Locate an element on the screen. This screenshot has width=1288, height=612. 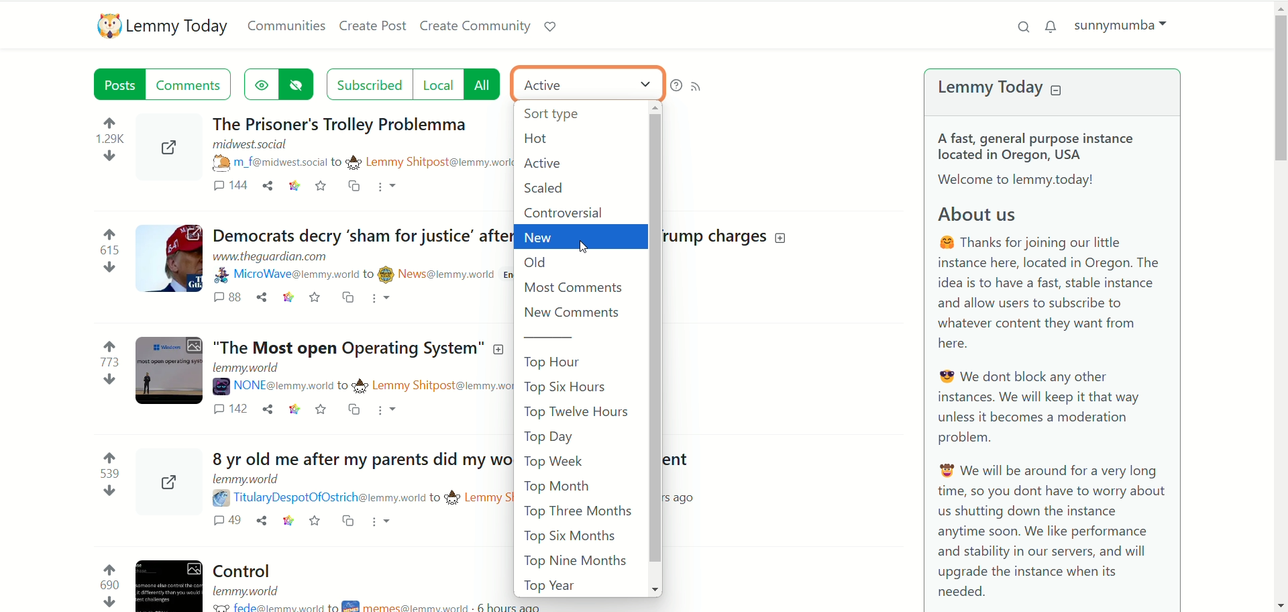
share is located at coordinates (260, 523).